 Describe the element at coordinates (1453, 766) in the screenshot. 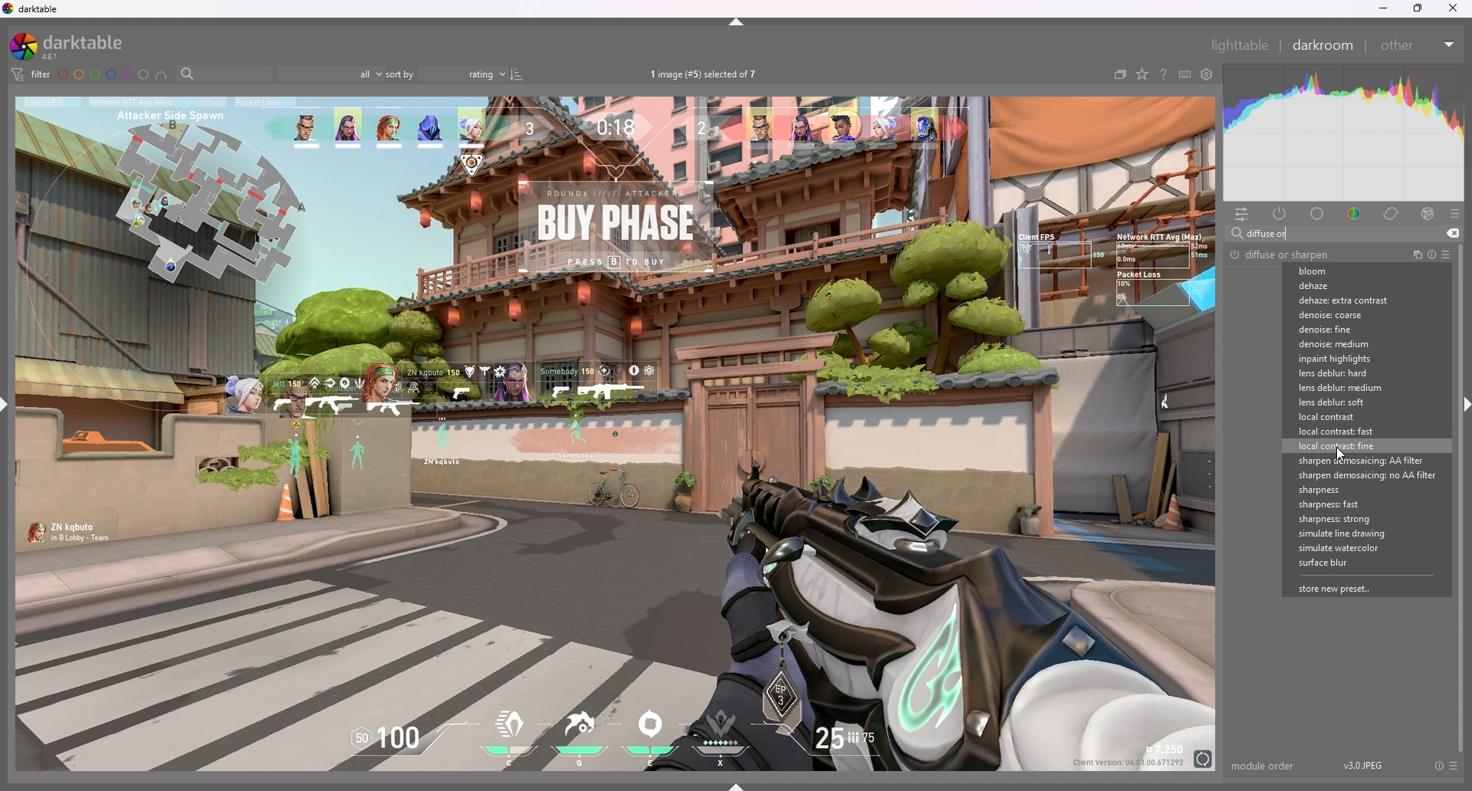

I see `presets` at that location.